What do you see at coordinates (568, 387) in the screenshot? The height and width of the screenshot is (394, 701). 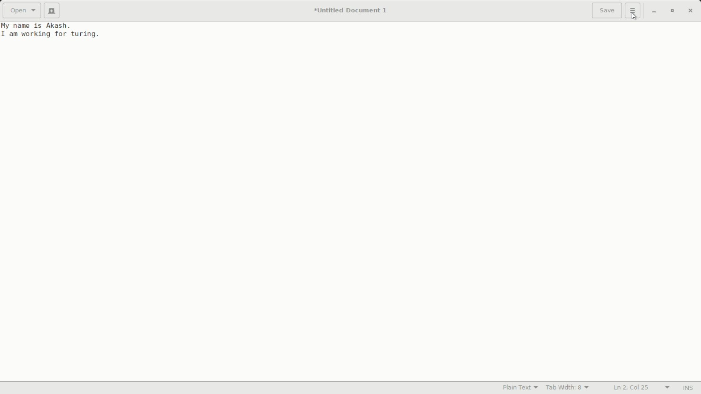 I see `tab width` at bounding box center [568, 387].